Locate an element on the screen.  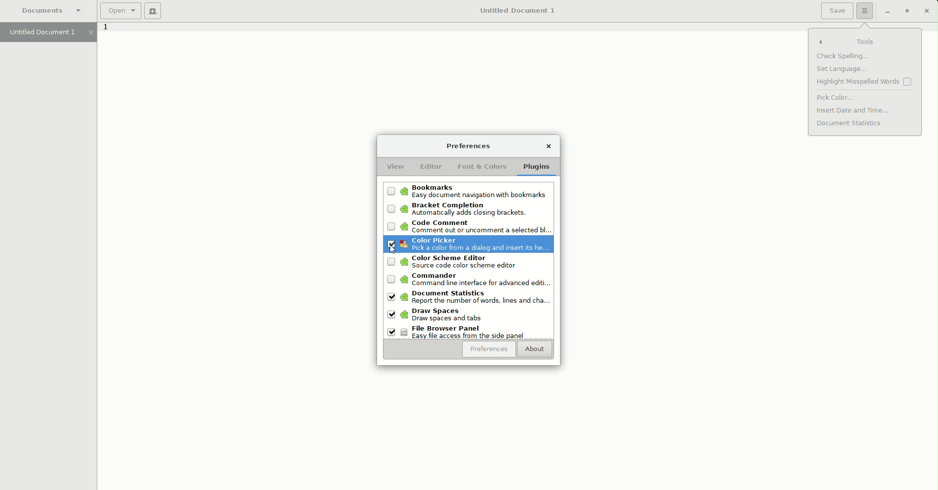
Close is located at coordinates (926, 11).